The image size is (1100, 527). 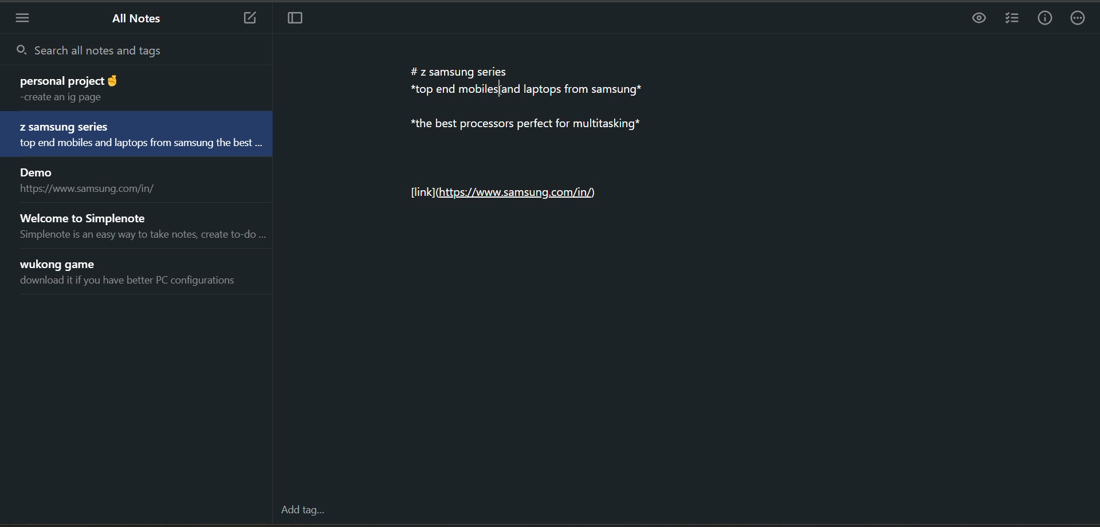 What do you see at coordinates (140, 136) in the screenshot?
I see `note title and preview` at bounding box center [140, 136].